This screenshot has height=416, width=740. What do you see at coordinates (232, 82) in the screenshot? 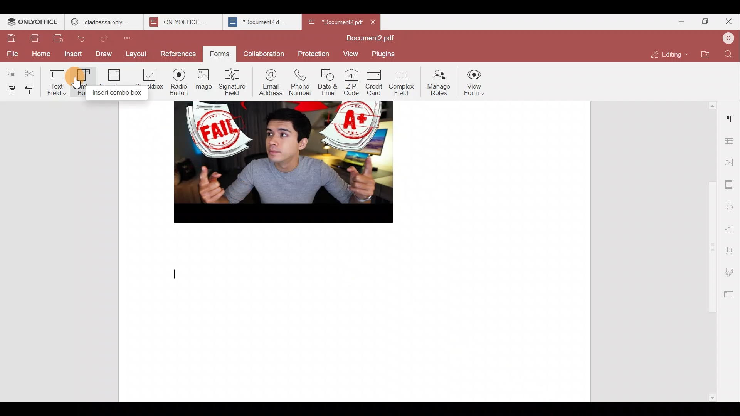
I see `Signature field` at bounding box center [232, 82].